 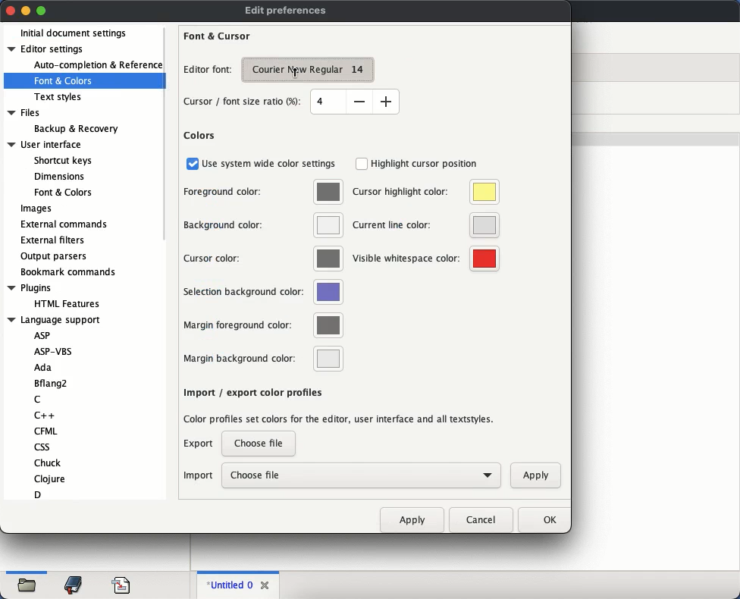 I want to click on bookmark command, so click(x=66, y=273).